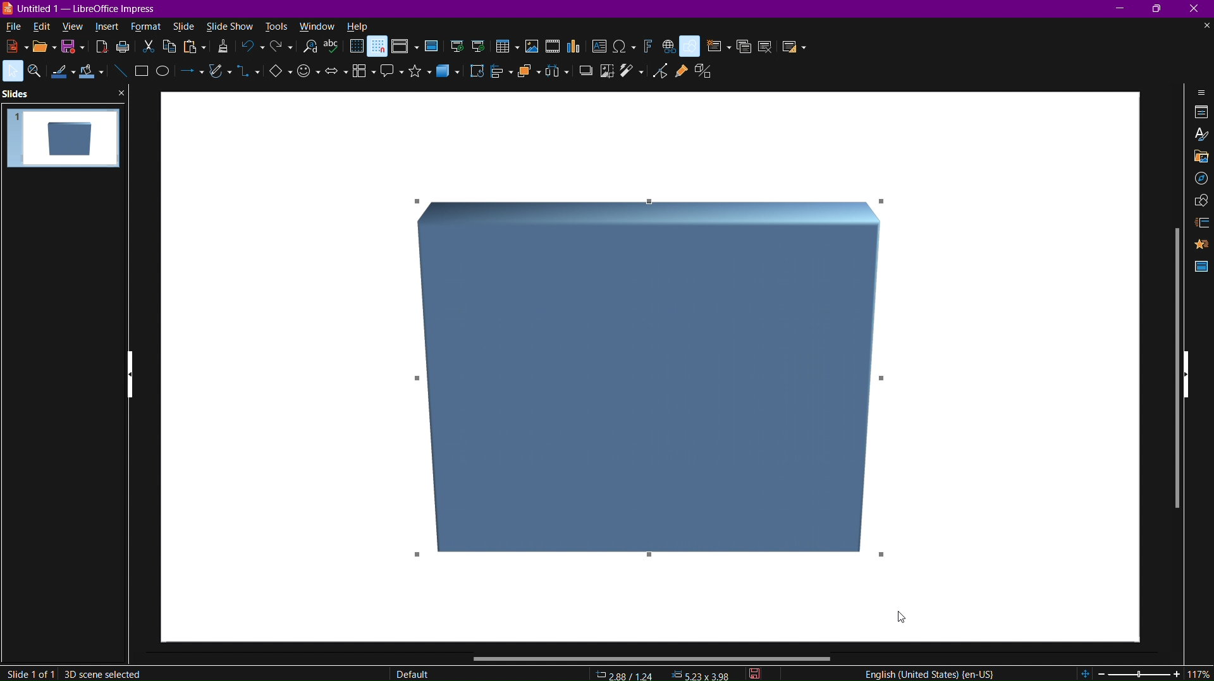 The image size is (1214, 681). Describe the element at coordinates (1200, 113) in the screenshot. I see `Properties` at that location.